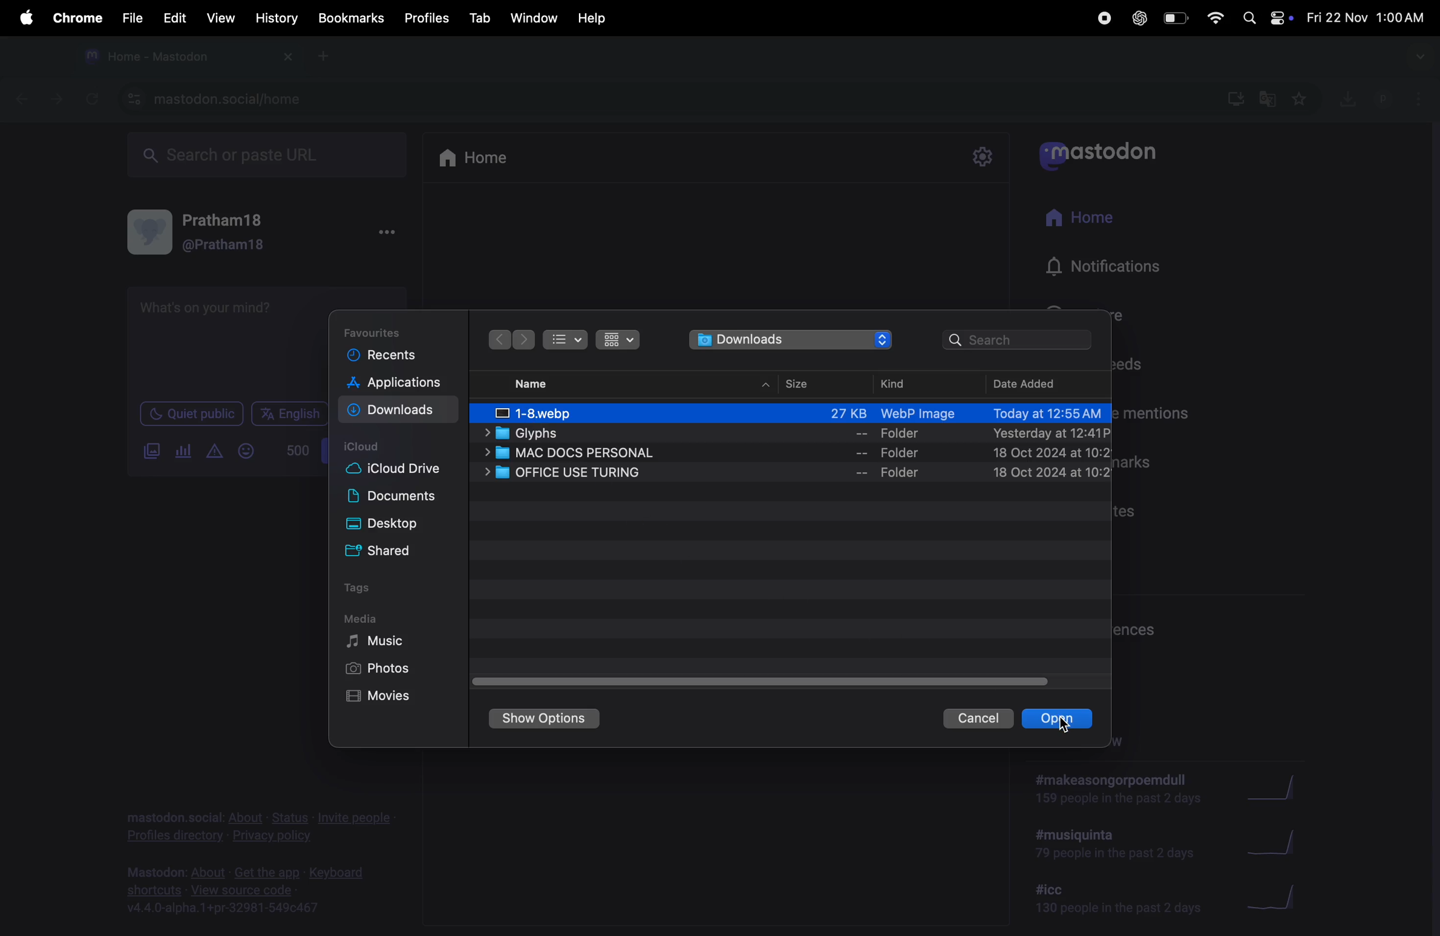 Image resolution: width=1440 pixels, height=936 pixels. Describe the element at coordinates (1059, 718) in the screenshot. I see `open` at that location.